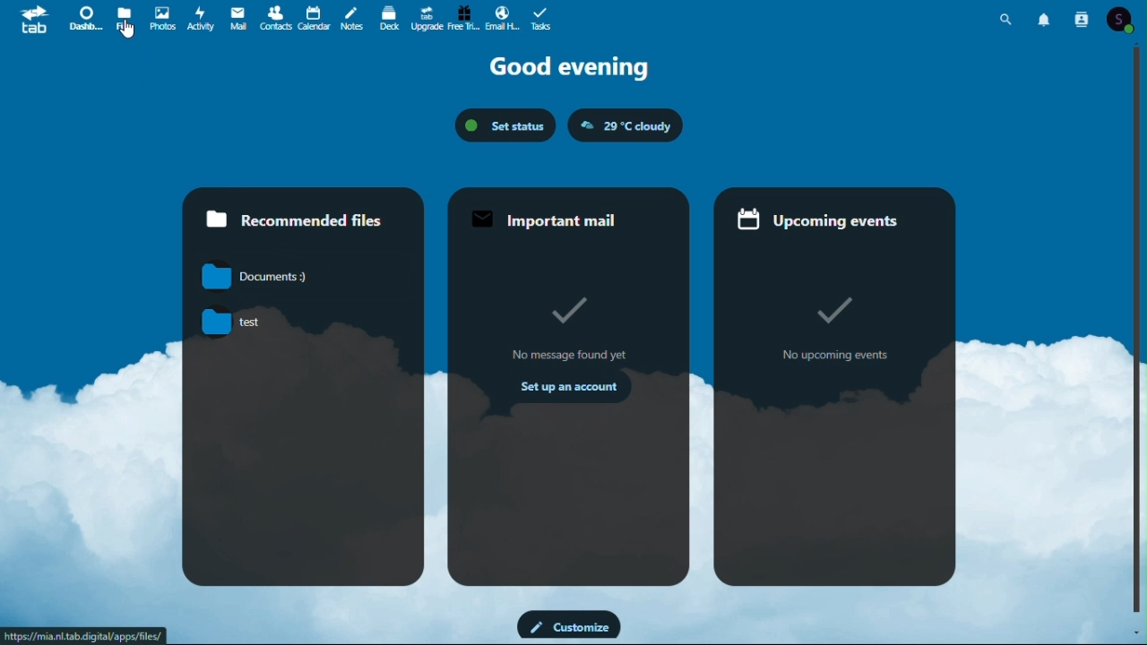 The height and width of the screenshot is (645, 1147). Describe the element at coordinates (569, 386) in the screenshot. I see `Important mail` at that location.